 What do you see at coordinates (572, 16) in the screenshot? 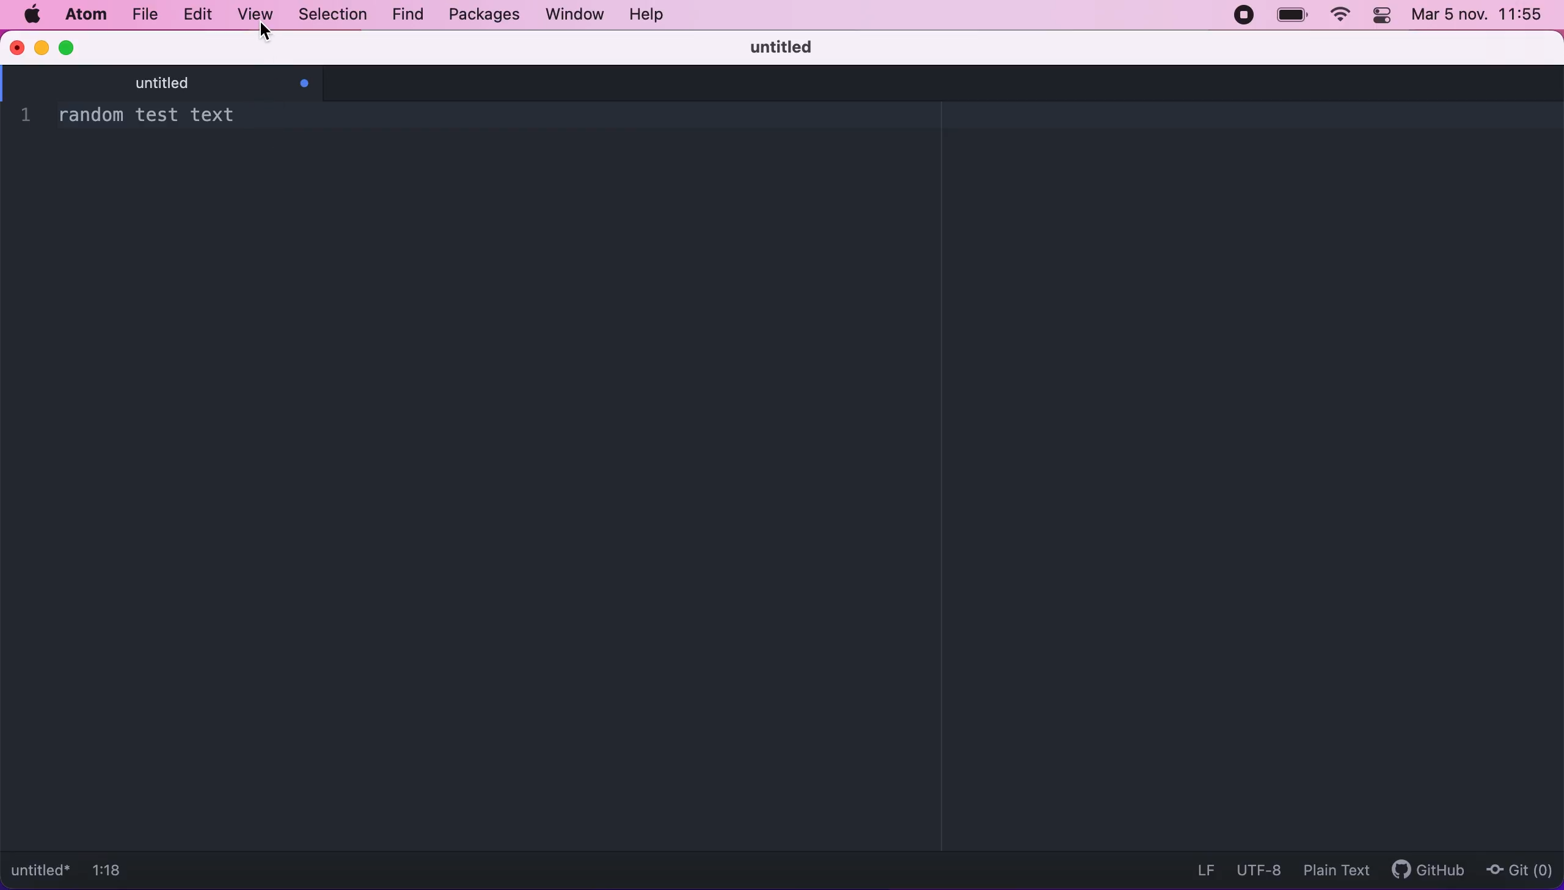
I see `window` at bounding box center [572, 16].